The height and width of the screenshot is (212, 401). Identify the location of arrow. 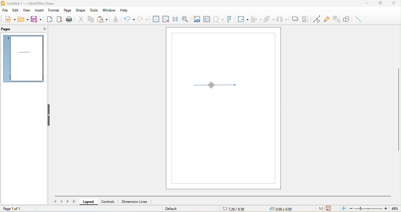
(218, 87).